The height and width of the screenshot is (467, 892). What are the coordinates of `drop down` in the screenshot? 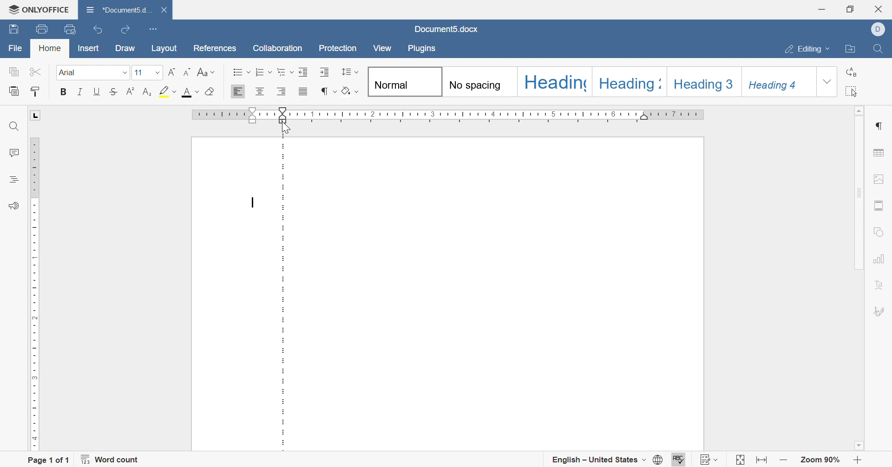 It's located at (158, 73).